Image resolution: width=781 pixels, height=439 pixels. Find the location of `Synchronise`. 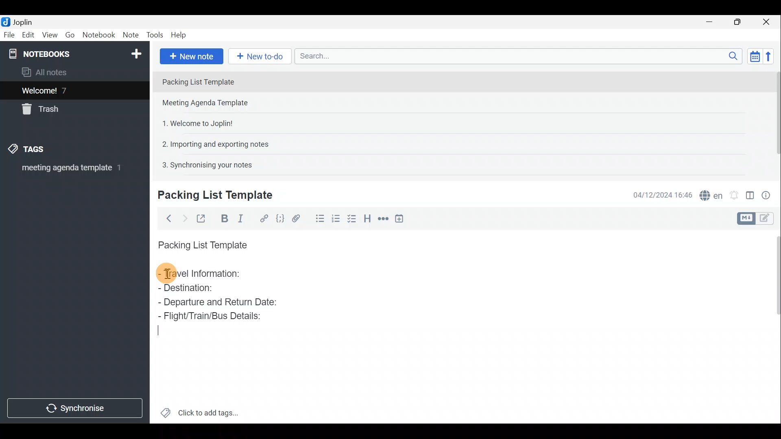

Synchronise is located at coordinates (76, 409).